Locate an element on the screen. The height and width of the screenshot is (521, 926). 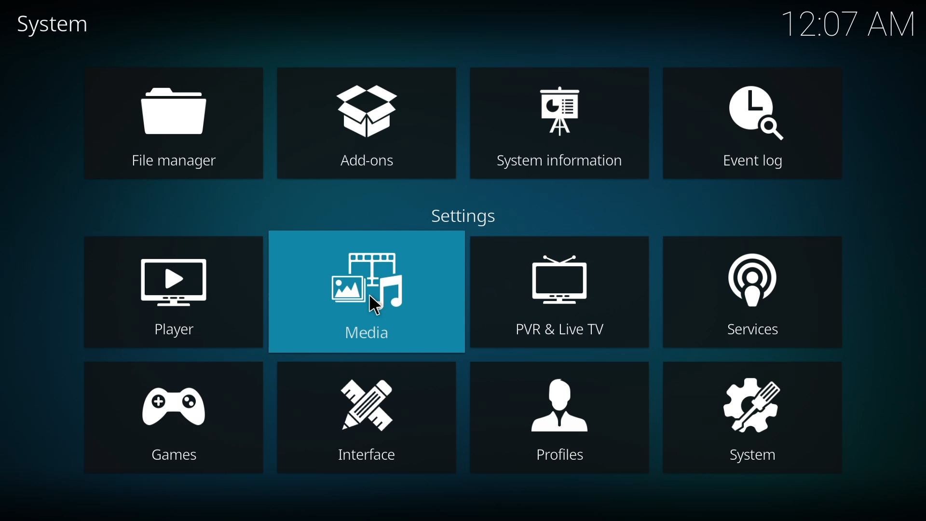
cursor is located at coordinates (374, 303).